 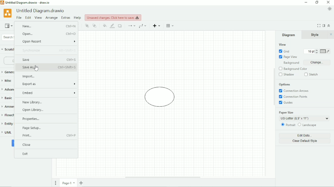 I want to click on View, so click(x=9, y=26).